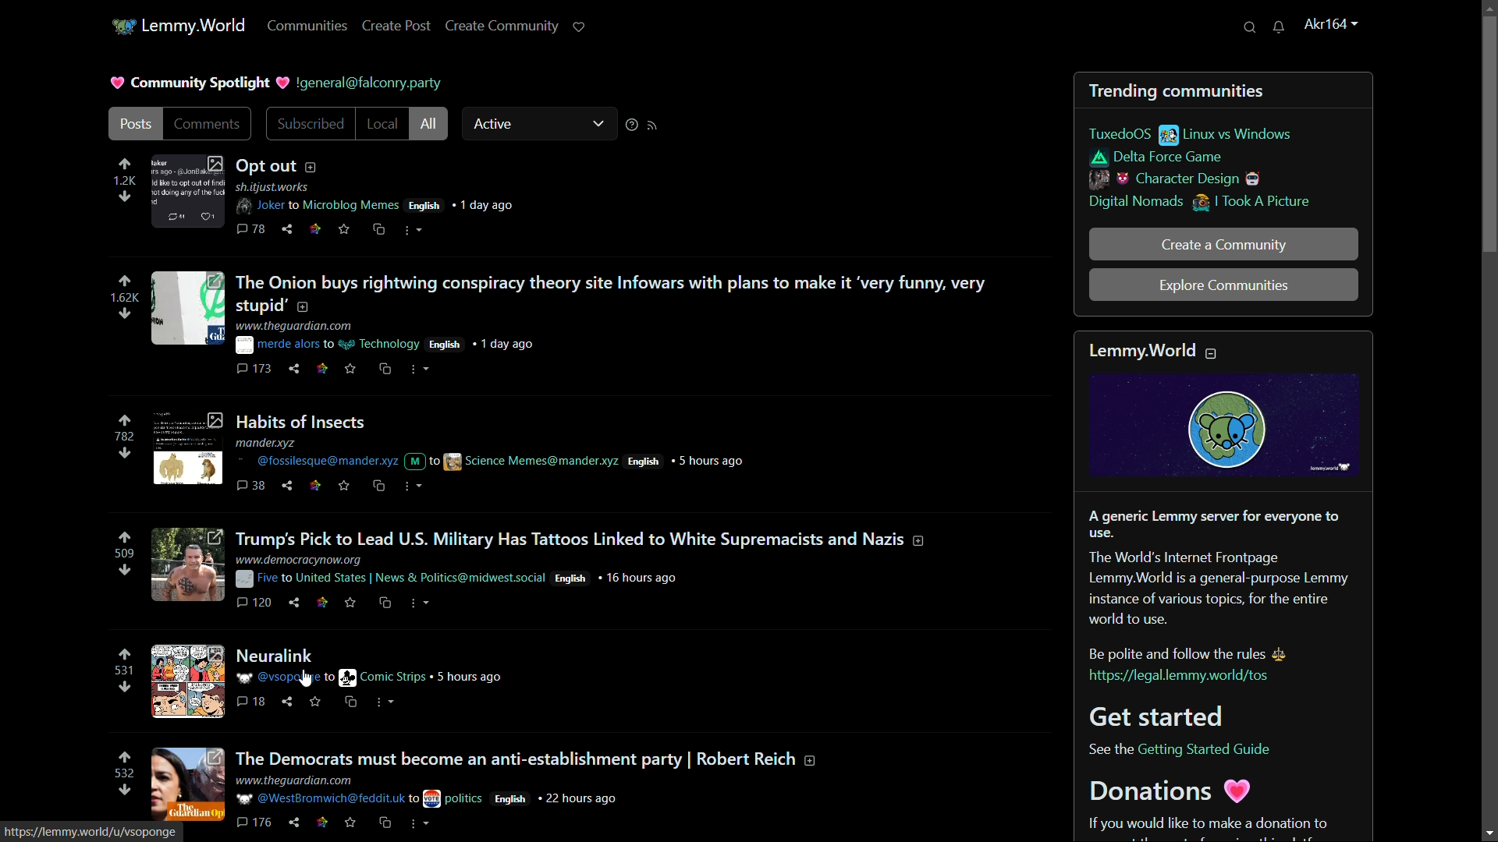 This screenshot has height=842, width=1498. What do you see at coordinates (367, 85) in the screenshot?
I see `username` at bounding box center [367, 85].